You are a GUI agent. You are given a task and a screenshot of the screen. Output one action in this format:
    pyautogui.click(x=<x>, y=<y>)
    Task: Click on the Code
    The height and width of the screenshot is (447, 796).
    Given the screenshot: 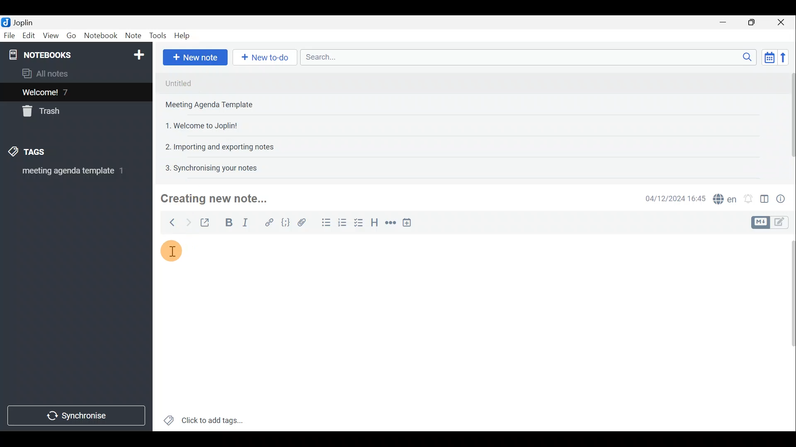 What is the action you would take?
    pyautogui.click(x=285, y=222)
    